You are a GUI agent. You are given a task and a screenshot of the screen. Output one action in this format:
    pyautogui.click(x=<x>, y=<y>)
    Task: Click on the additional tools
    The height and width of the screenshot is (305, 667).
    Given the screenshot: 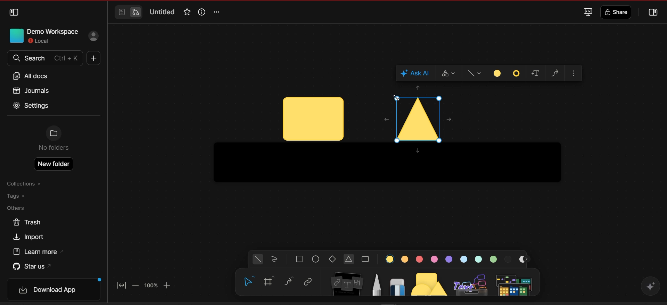 What is the action you would take?
    pyautogui.click(x=515, y=284)
    